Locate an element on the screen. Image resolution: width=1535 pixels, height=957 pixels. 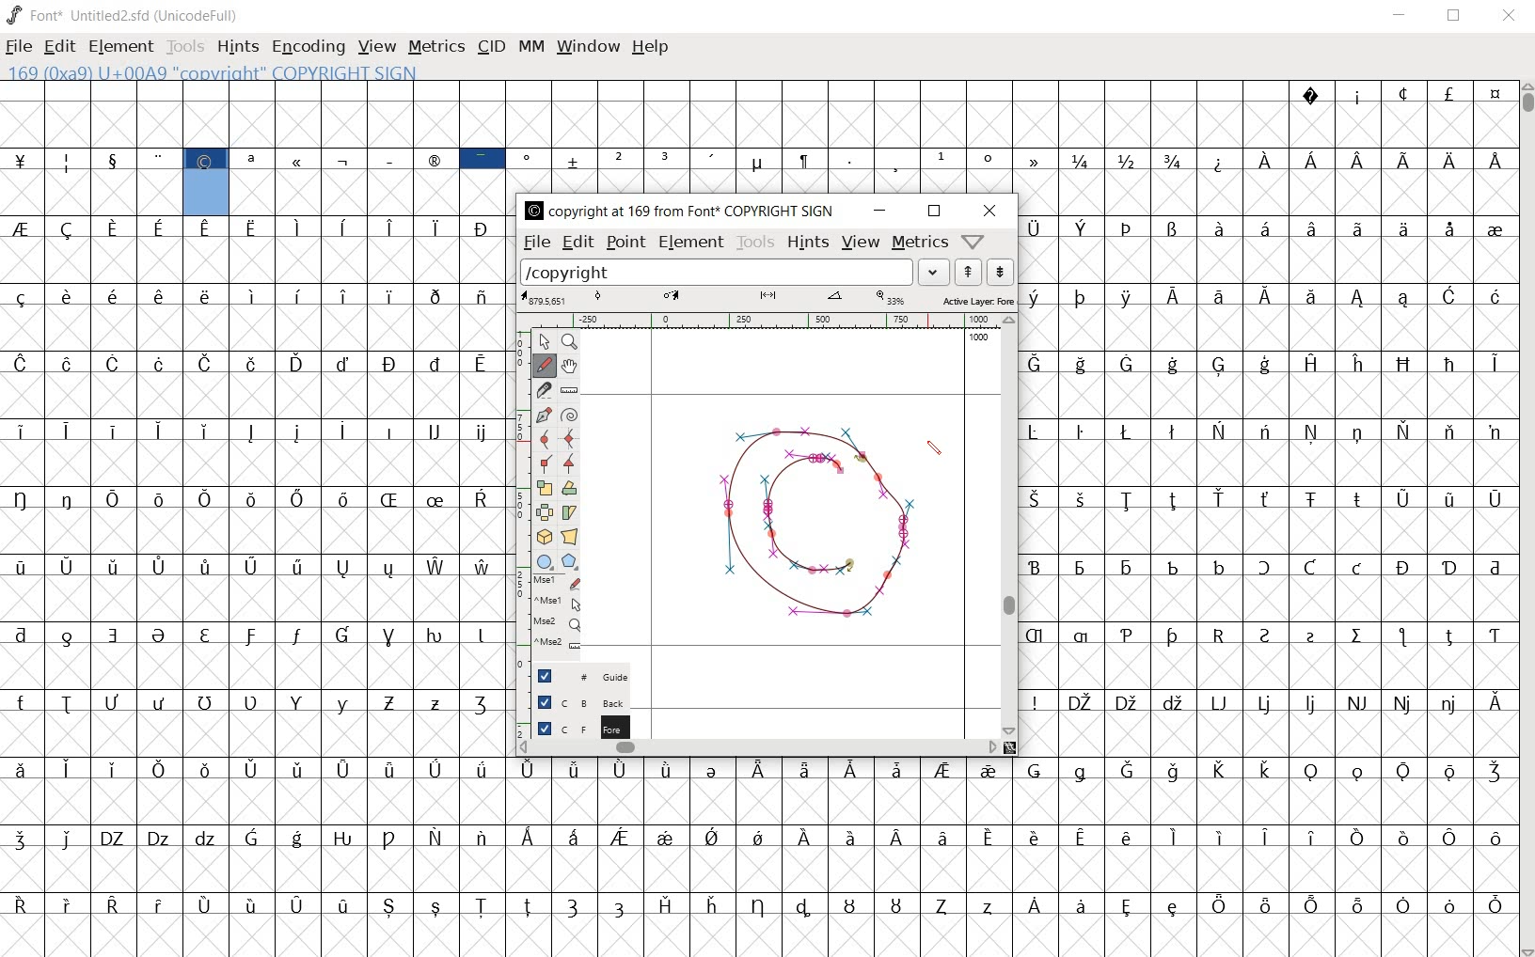
Add a corner point is located at coordinates (569, 464).